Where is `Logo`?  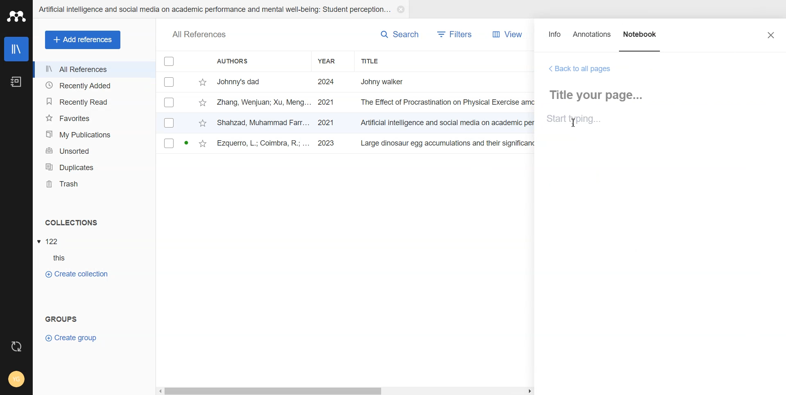
Logo is located at coordinates (16, 16).